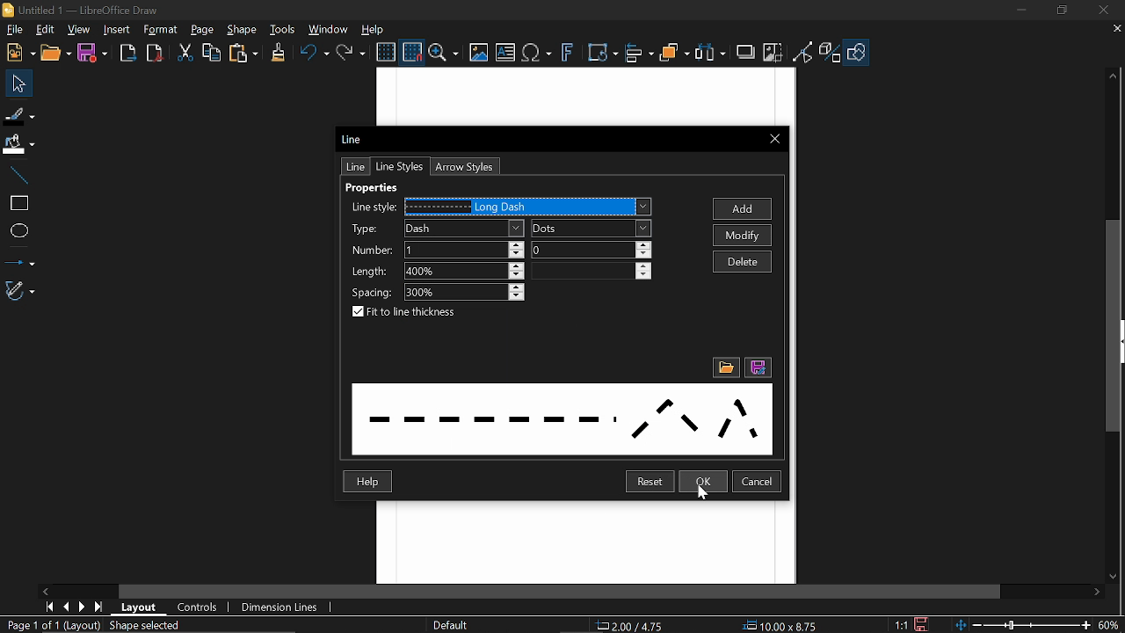  I want to click on Add, so click(744, 209).